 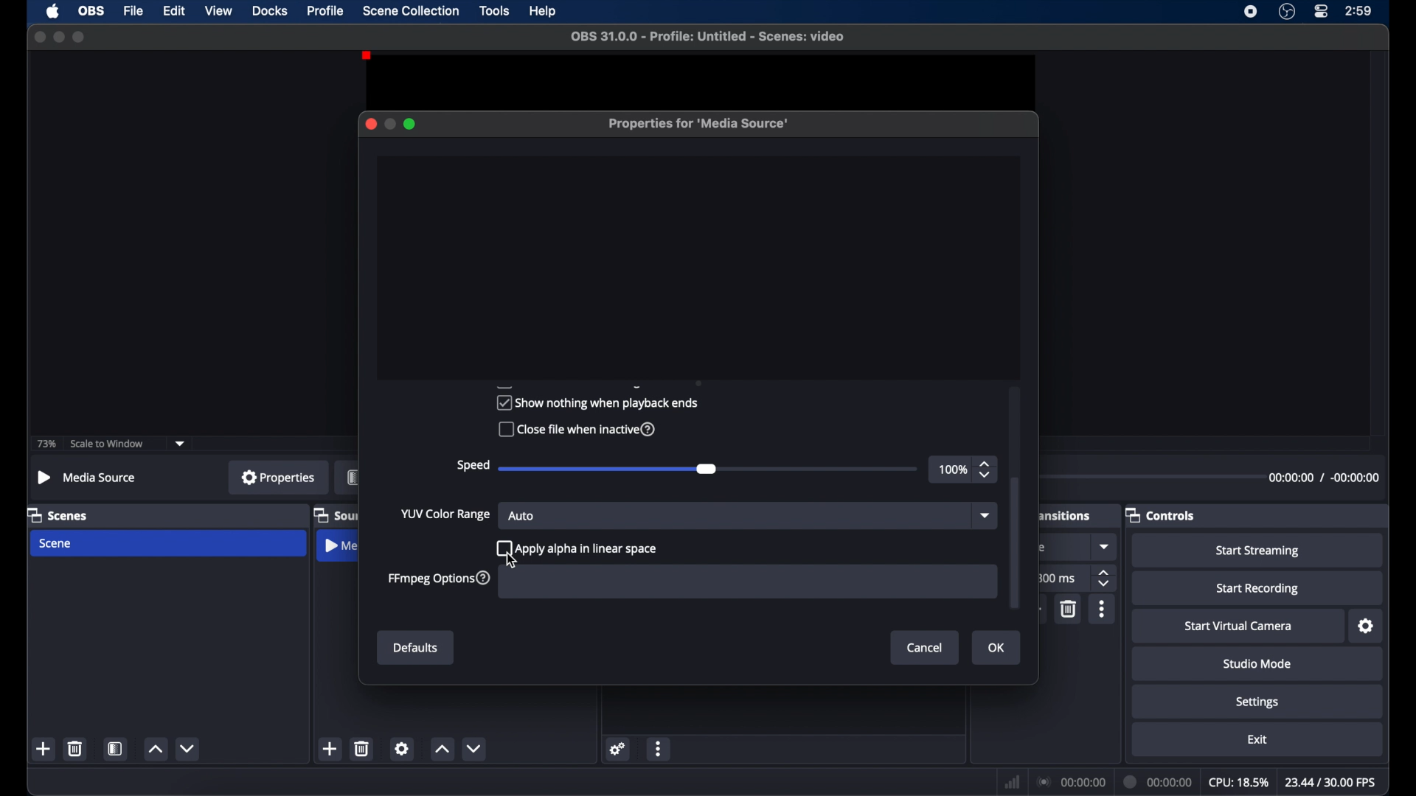 What do you see at coordinates (659, 748) in the screenshot?
I see `more options` at bounding box center [659, 748].